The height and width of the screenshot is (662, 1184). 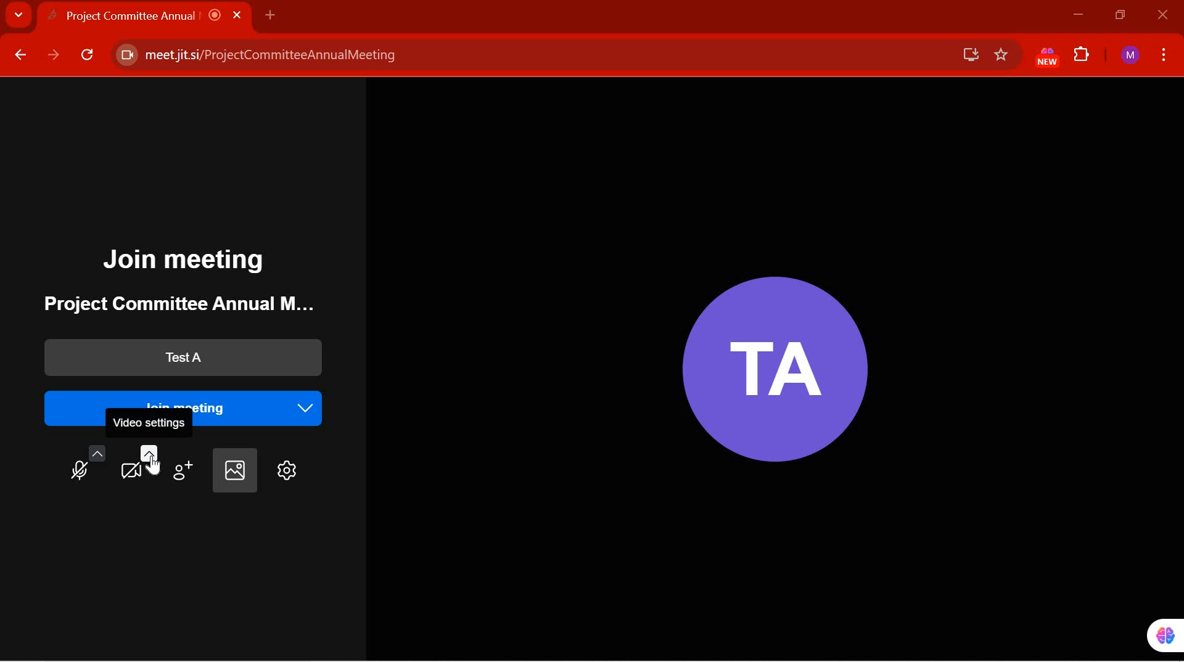 What do you see at coordinates (170, 304) in the screenshot?
I see `Project Committee Annual M...` at bounding box center [170, 304].